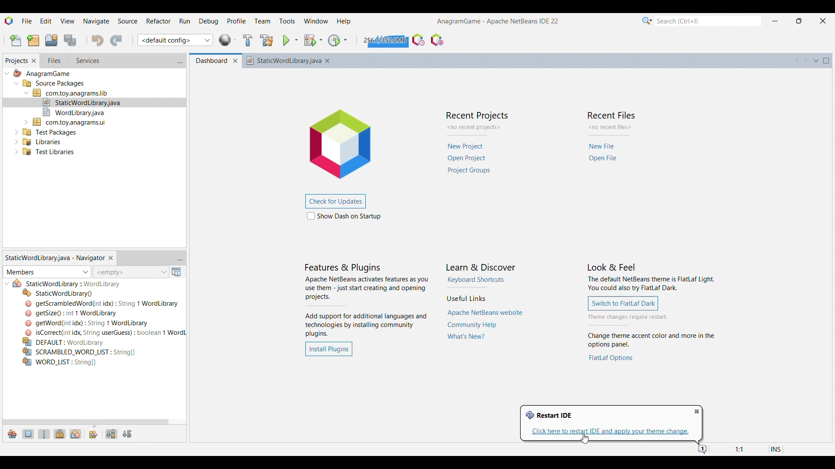 The image size is (835, 469). What do you see at coordinates (549, 415) in the screenshot?
I see ` Restart IDE` at bounding box center [549, 415].